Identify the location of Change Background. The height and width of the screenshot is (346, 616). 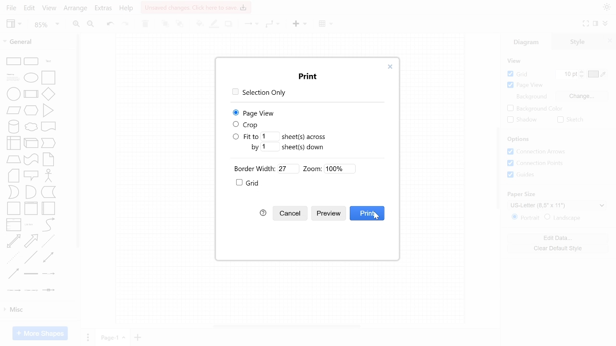
(581, 96).